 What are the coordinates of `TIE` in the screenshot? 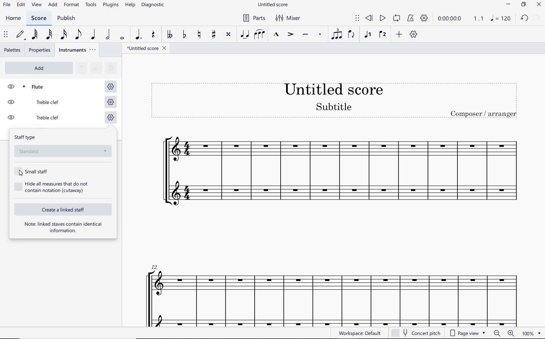 It's located at (245, 35).